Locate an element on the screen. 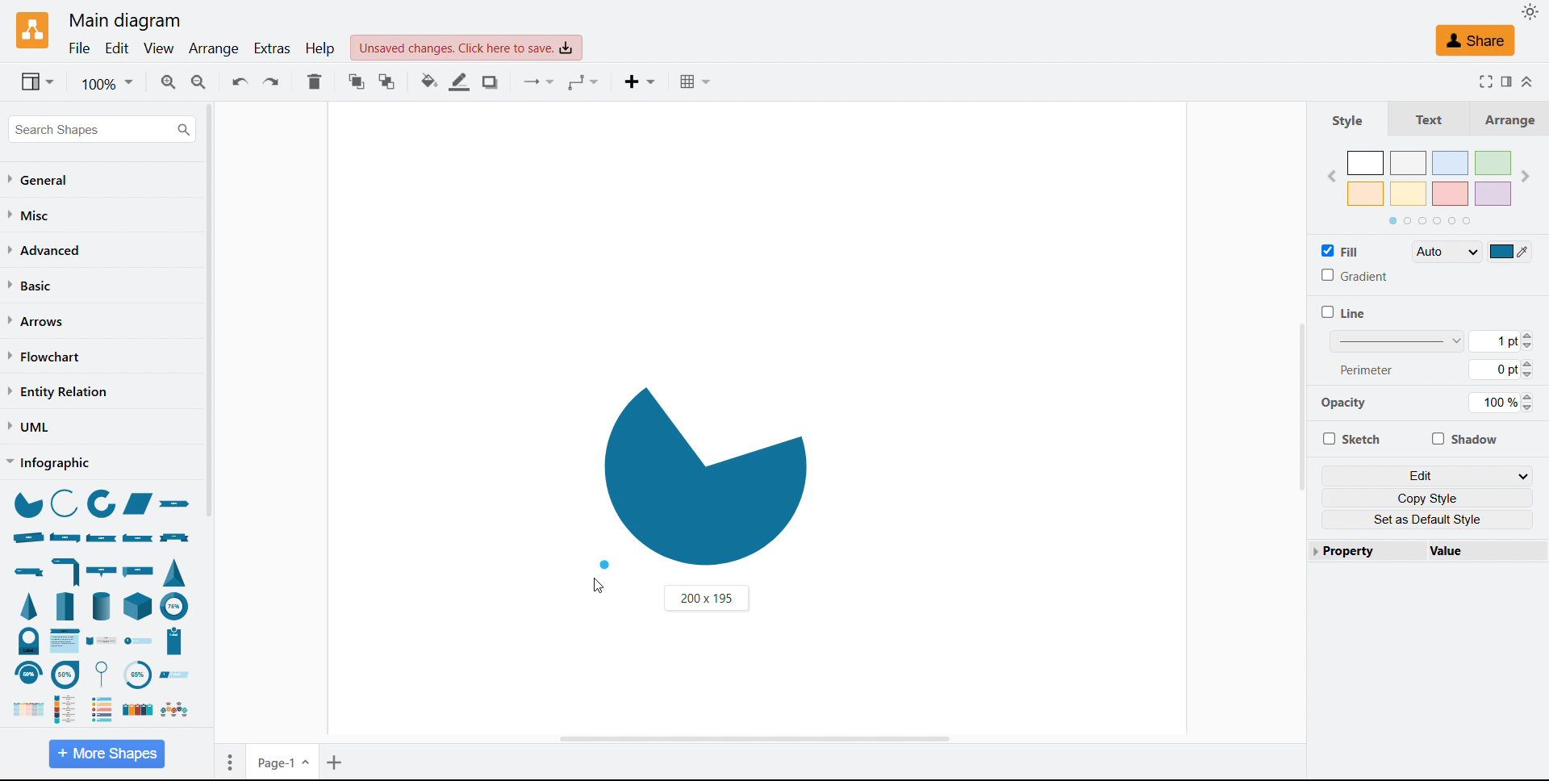 The image size is (1549, 781). circular callout is located at coordinates (65, 674).